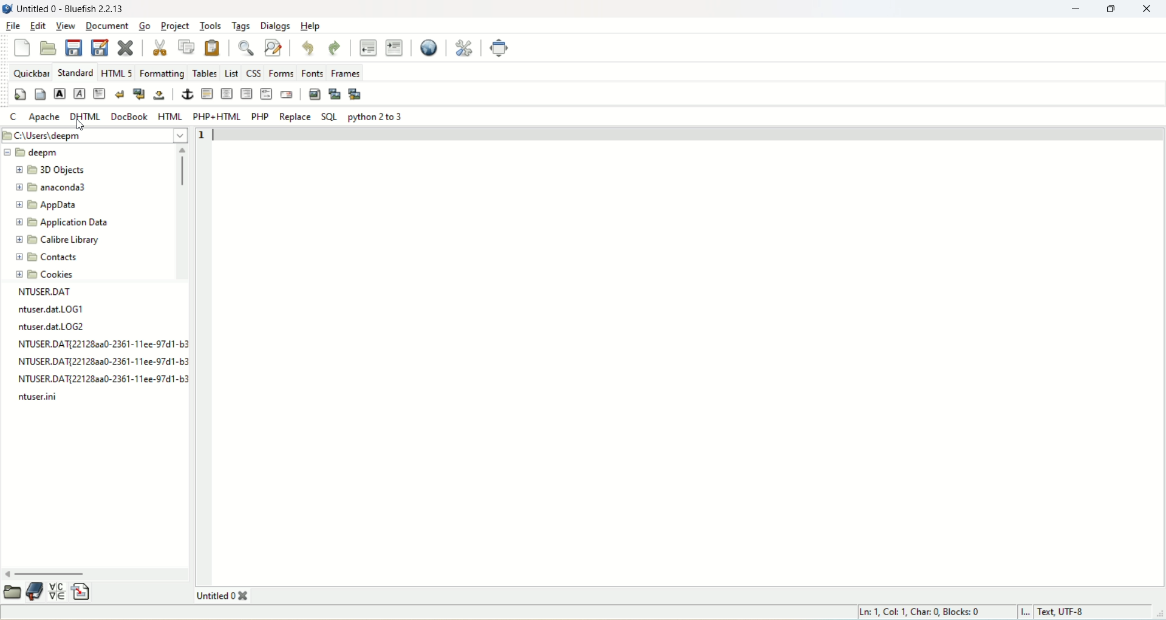 This screenshot has width=1166, height=620. What do you see at coordinates (253, 72) in the screenshot?
I see `CSS` at bounding box center [253, 72].